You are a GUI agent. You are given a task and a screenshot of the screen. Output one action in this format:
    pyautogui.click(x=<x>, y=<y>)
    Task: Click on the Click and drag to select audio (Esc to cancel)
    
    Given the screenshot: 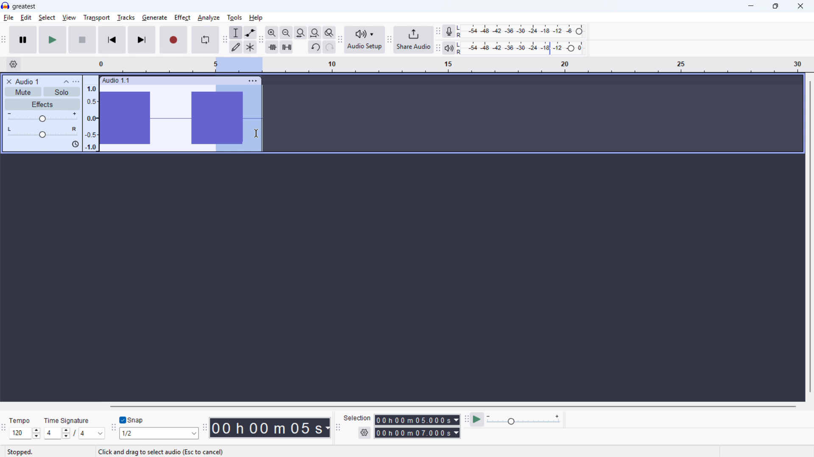 What is the action you would take?
    pyautogui.click(x=162, y=452)
    